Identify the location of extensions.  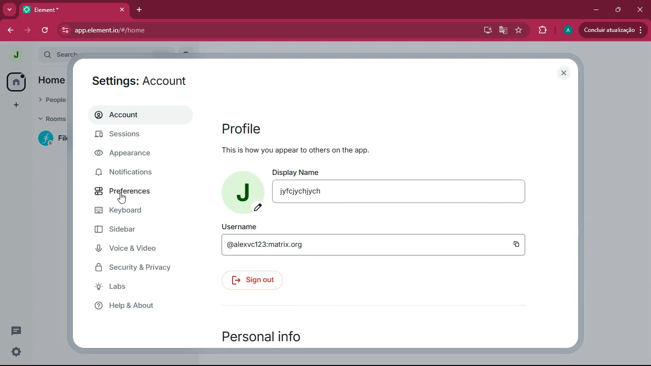
(540, 30).